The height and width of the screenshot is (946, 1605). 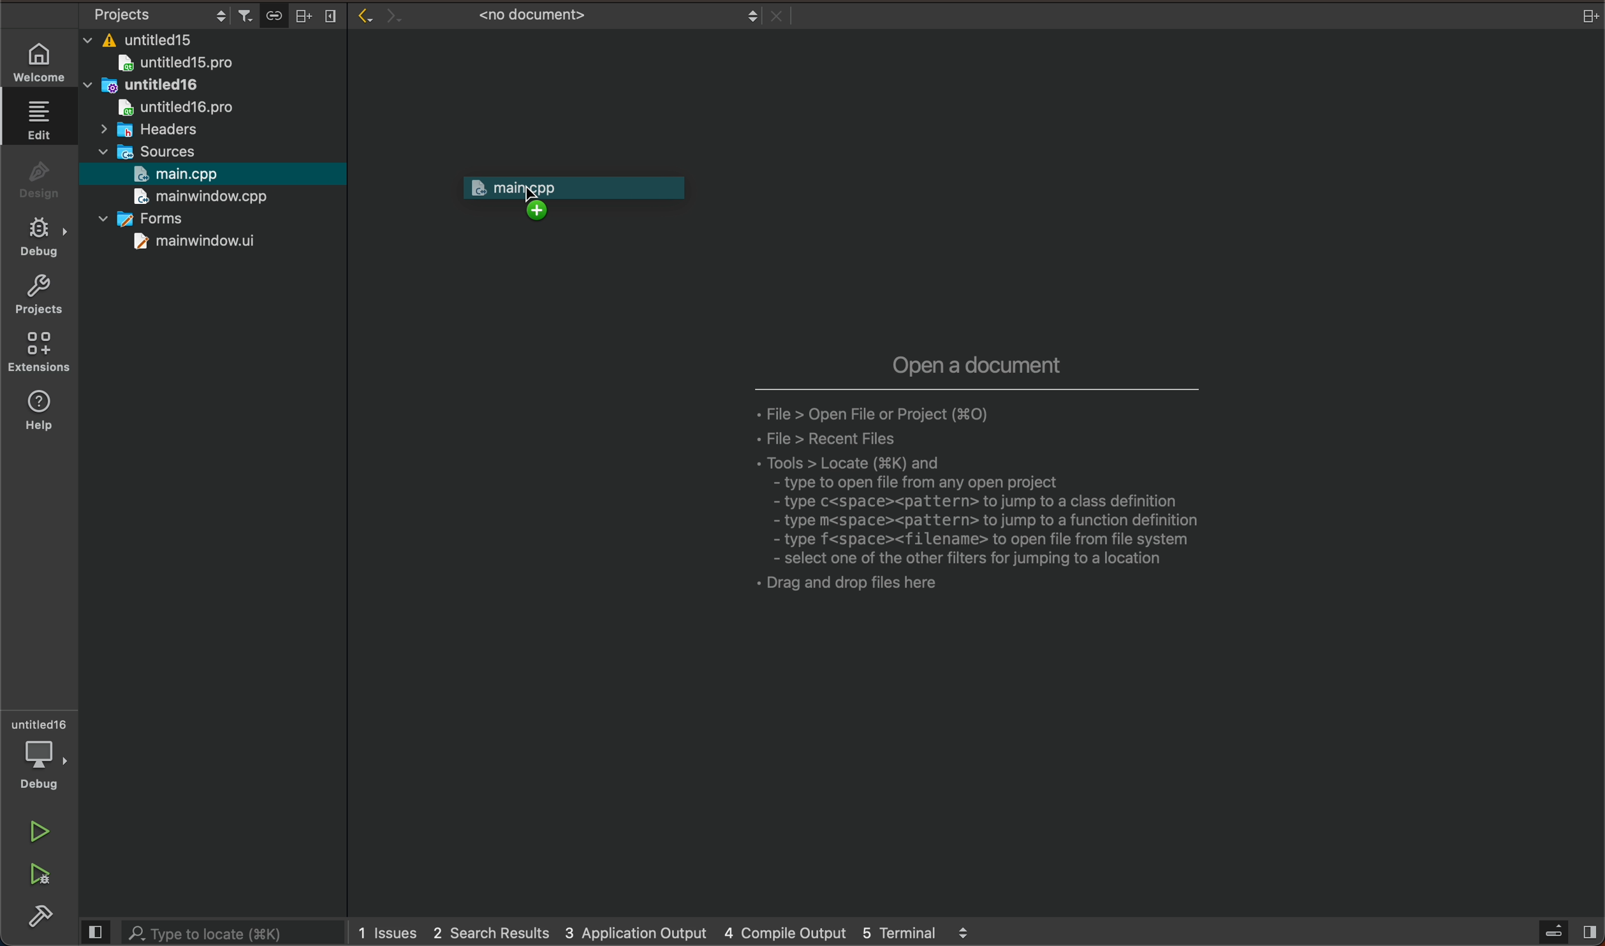 What do you see at coordinates (195, 198) in the screenshot?
I see `mainwindow.cpp` at bounding box center [195, 198].